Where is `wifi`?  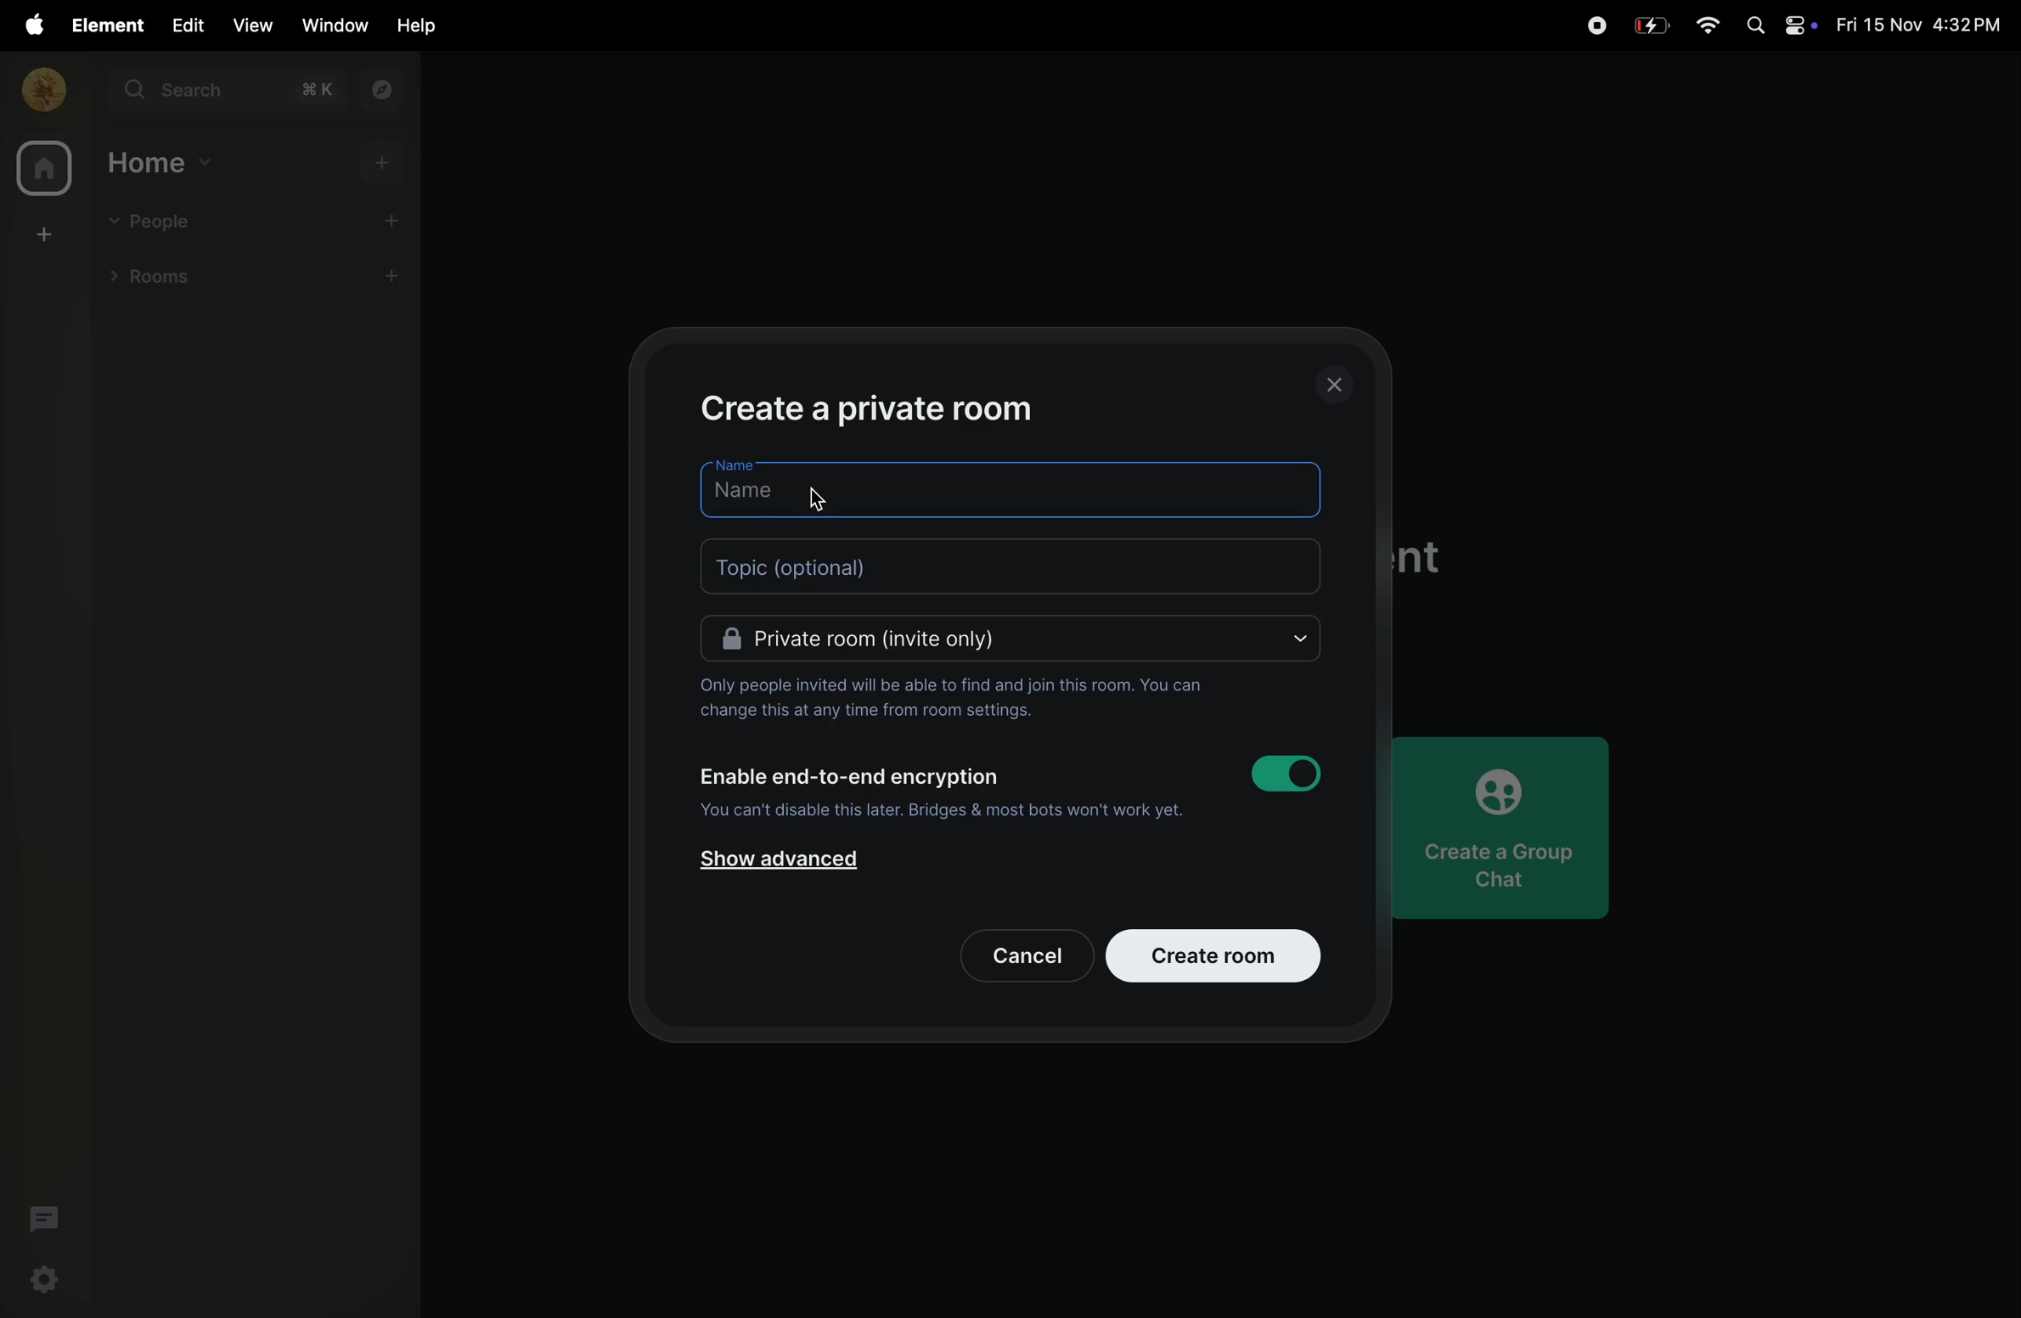
wifi is located at coordinates (1707, 26).